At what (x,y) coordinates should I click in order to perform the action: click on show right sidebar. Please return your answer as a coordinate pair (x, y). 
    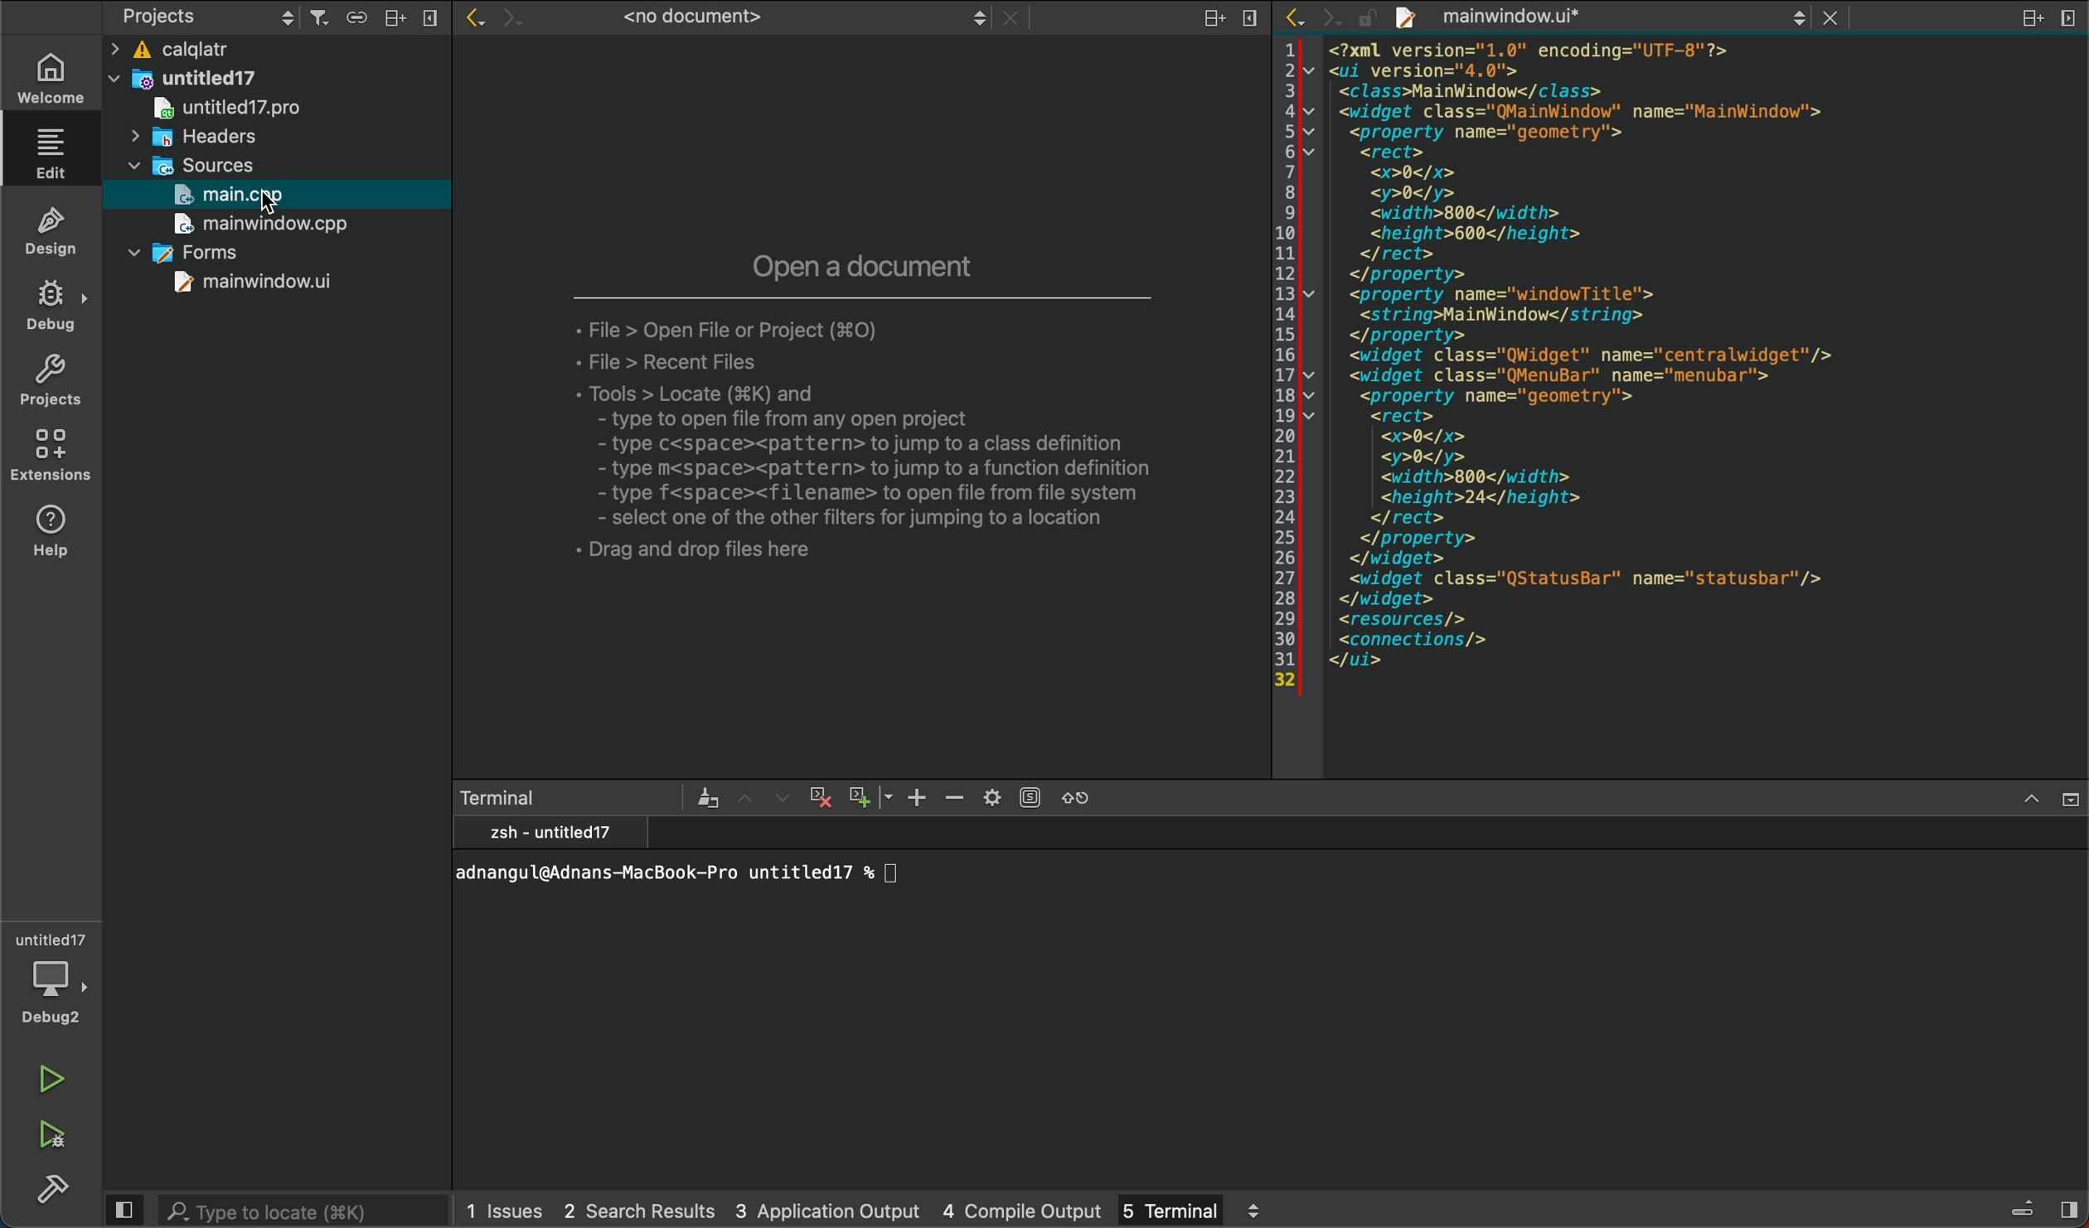
    Looking at the image, I should click on (2068, 1208).